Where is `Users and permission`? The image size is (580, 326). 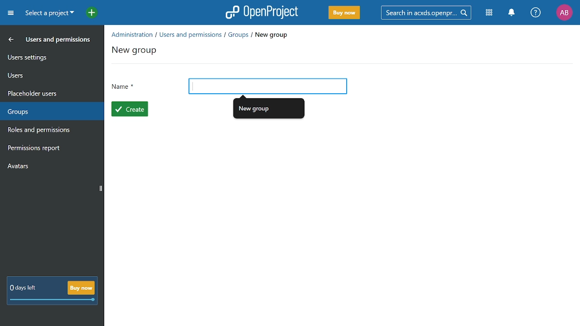
Users and permission is located at coordinates (45, 40).